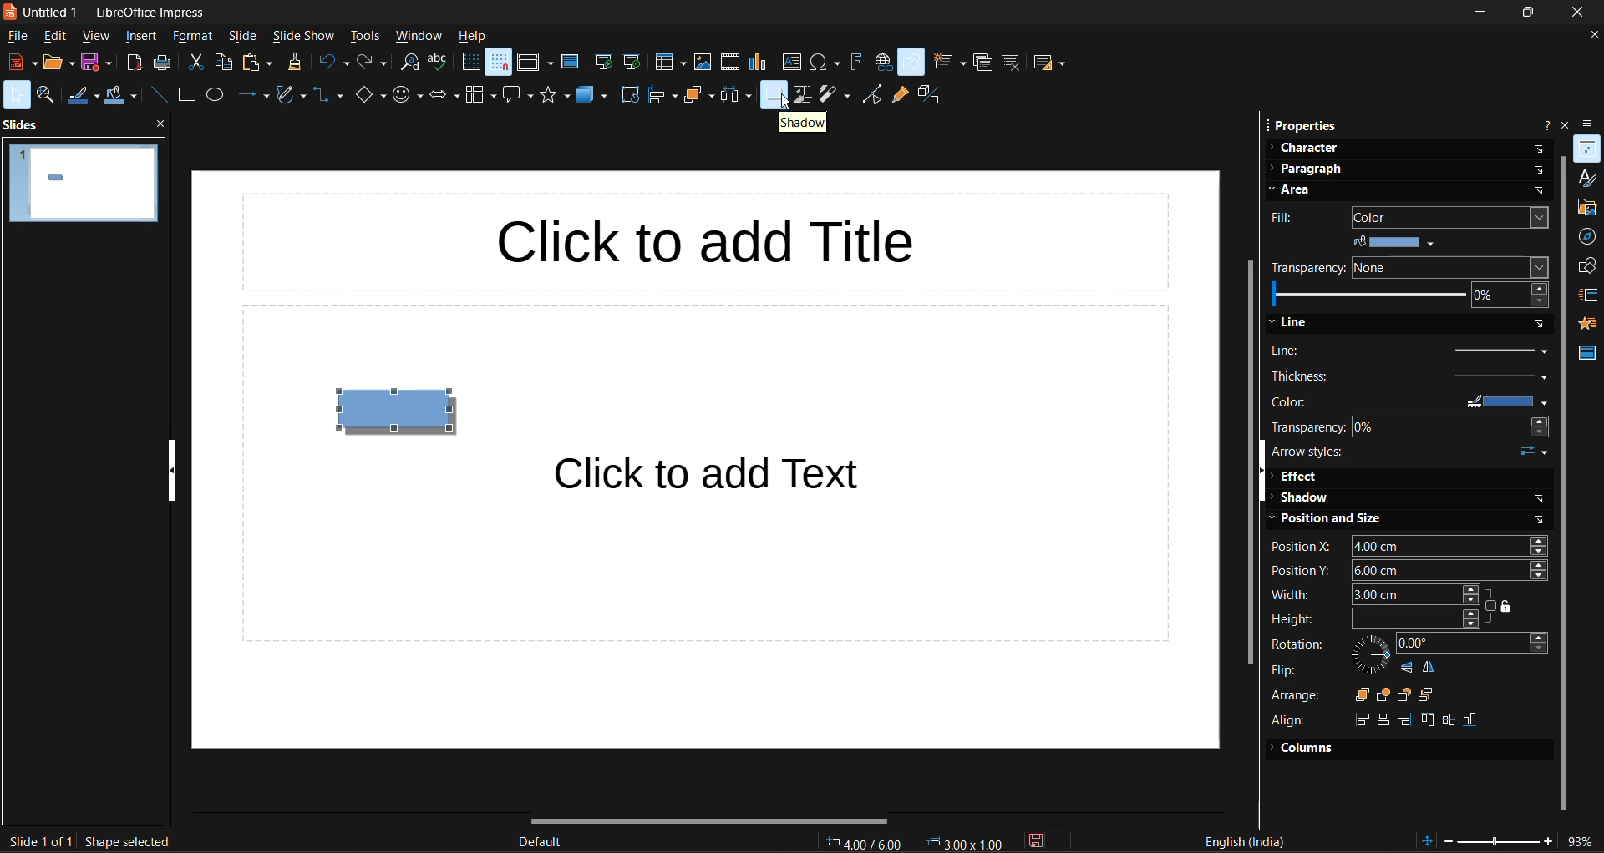 This screenshot has width=1604, height=853. I want to click on 93%, so click(1585, 840).